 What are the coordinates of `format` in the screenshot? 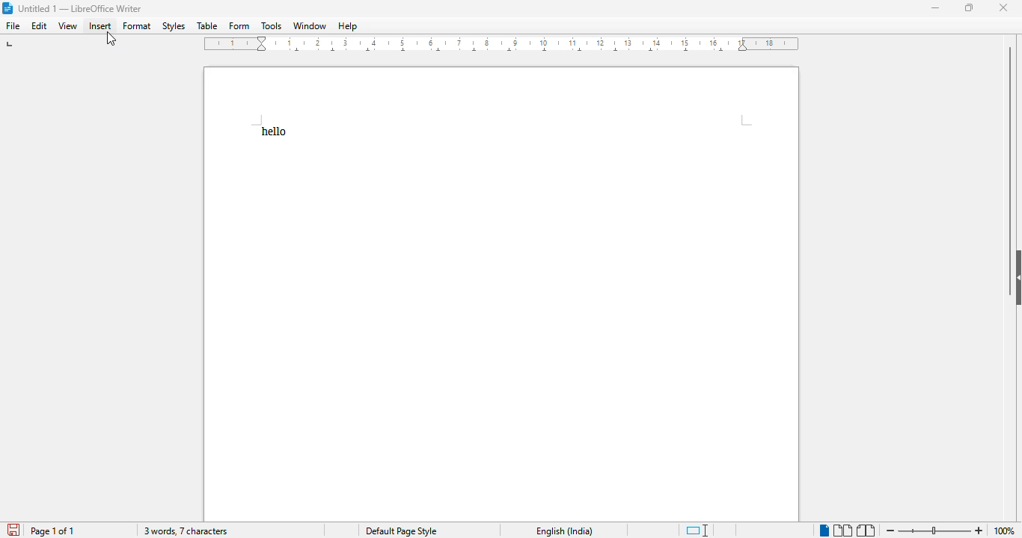 It's located at (138, 26).